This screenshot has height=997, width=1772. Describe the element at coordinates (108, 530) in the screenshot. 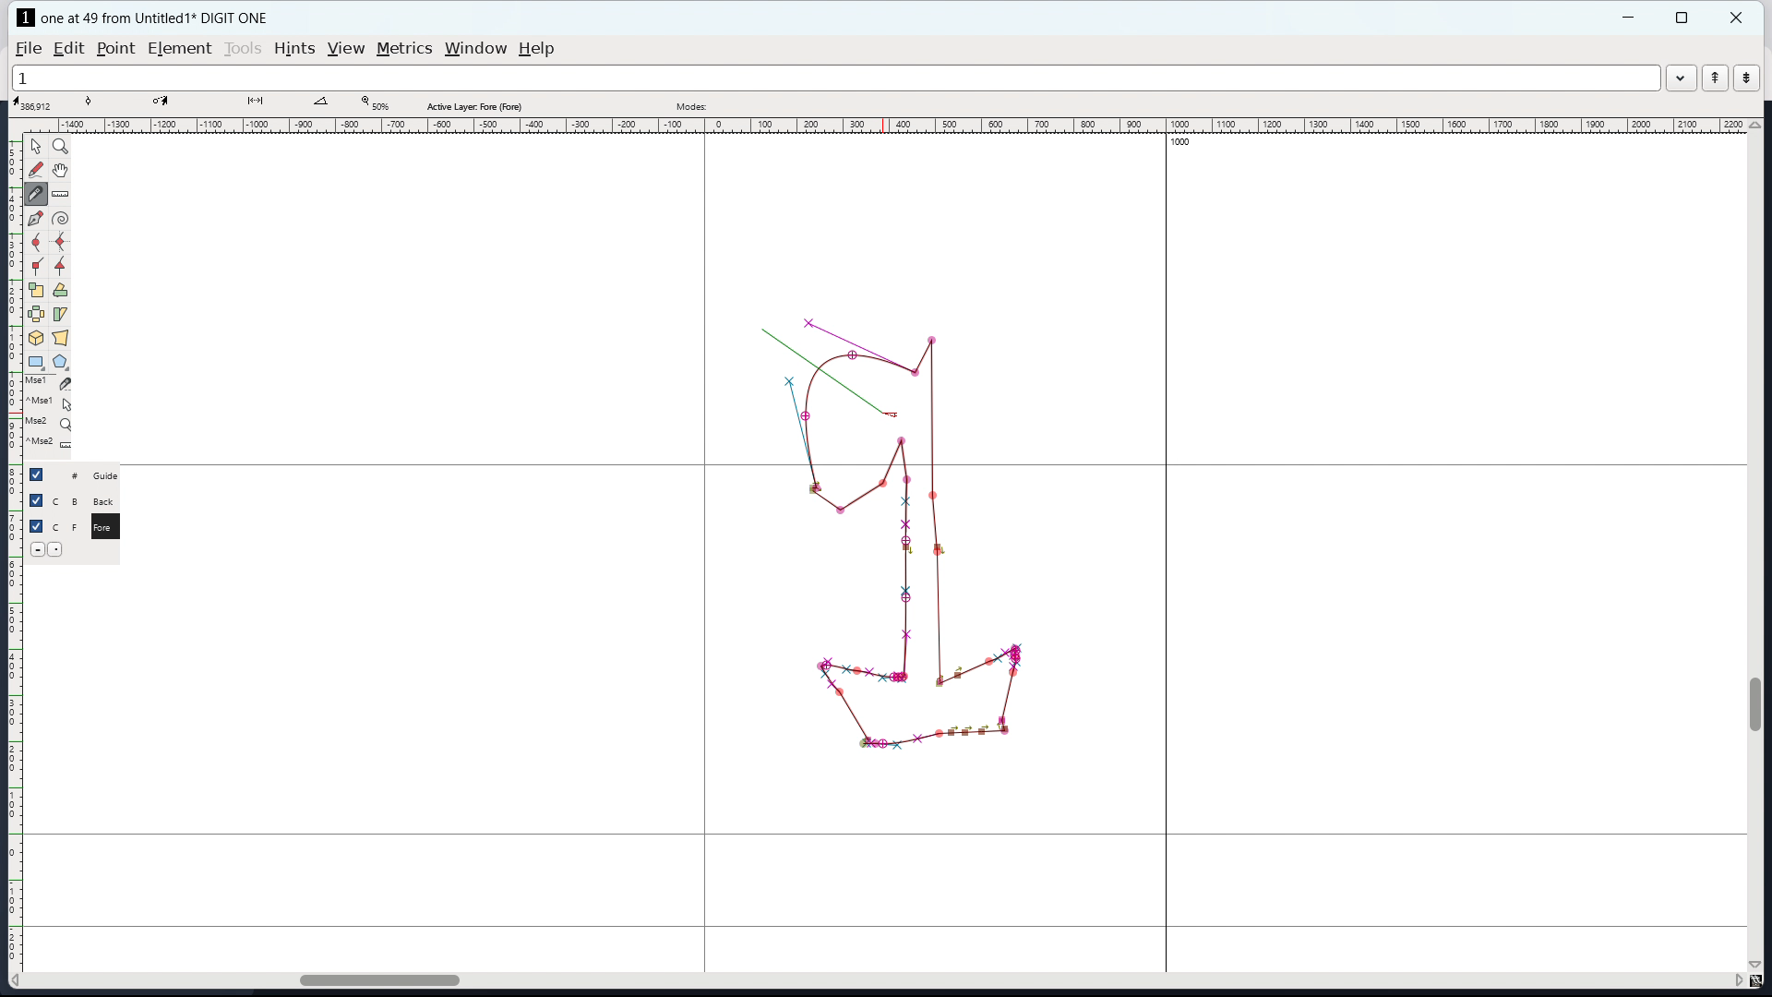

I see `fore` at that location.